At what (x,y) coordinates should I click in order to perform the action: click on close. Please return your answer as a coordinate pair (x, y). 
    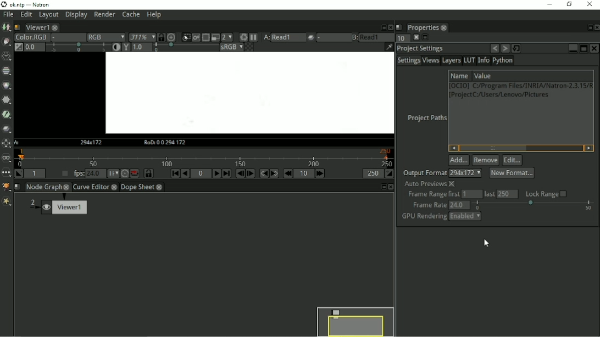
    Looking at the image, I should click on (54, 27).